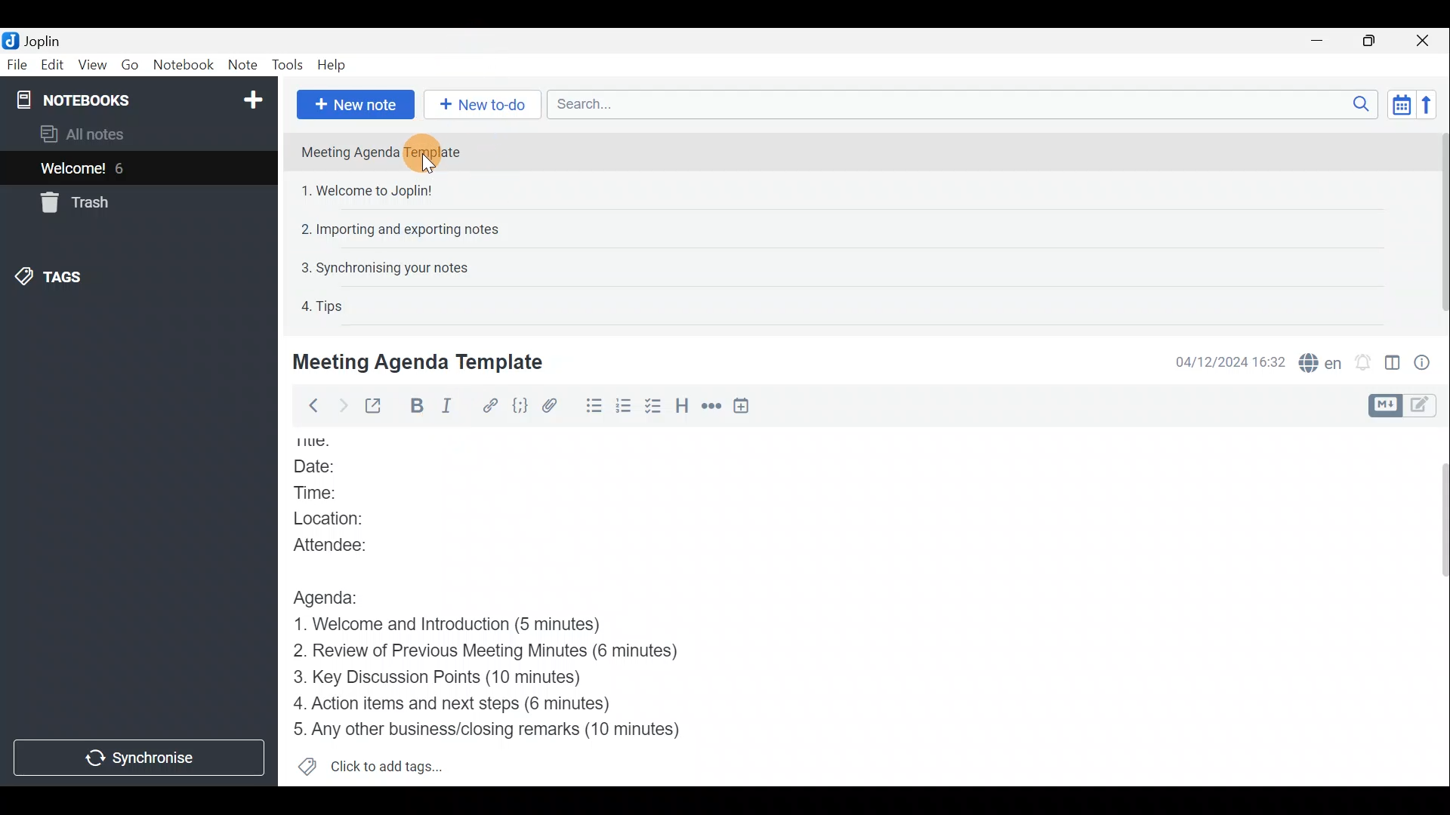 This screenshot has height=815, width=1450. I want to click on Bold, so click(415, 406).